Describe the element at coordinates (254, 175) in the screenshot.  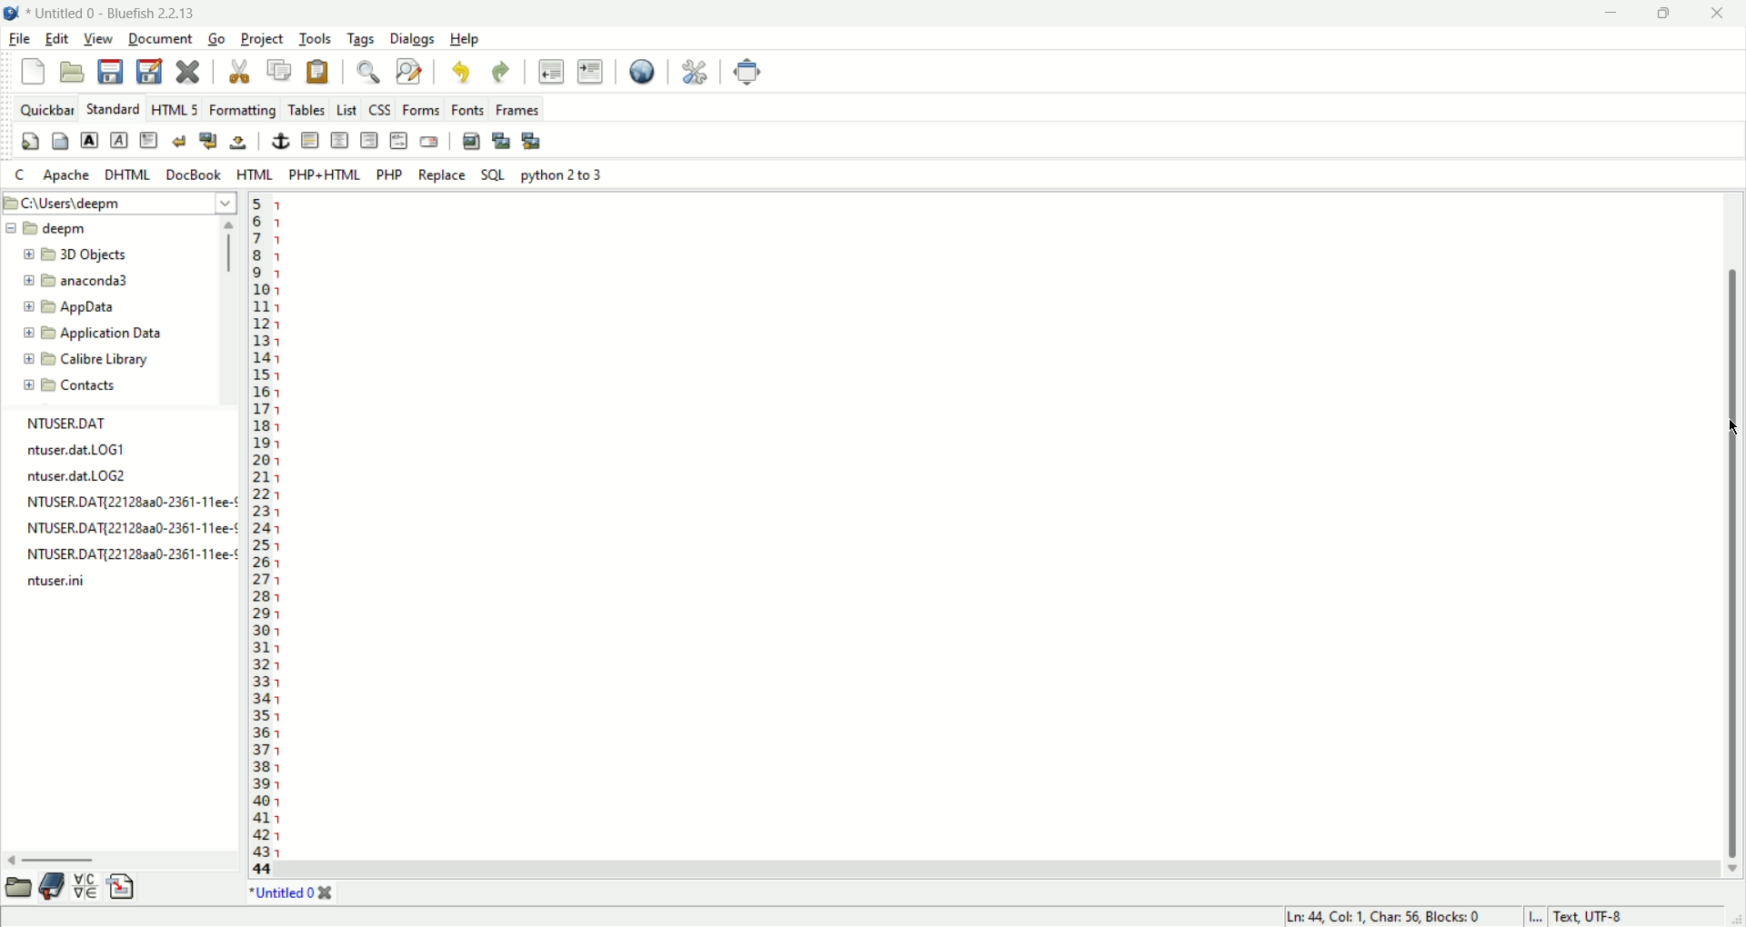
I see `HTML` at that location.